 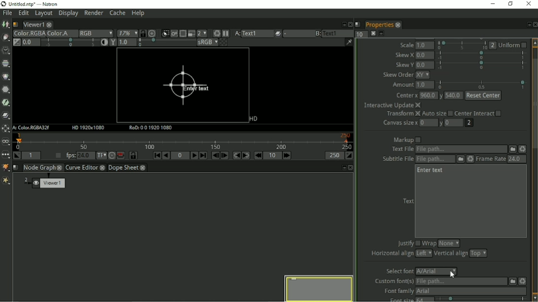 What do you see at coordinates (111, 156) in the screenshot?
I see `Turbo mode` at bounding box center [111, 156].